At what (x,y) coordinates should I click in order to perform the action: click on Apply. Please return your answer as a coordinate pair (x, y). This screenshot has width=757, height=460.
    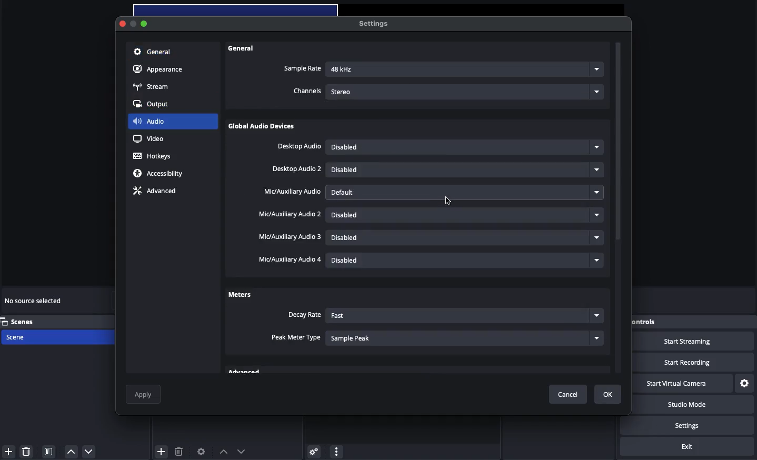
    Looking at the image, I should click on (144, 394).